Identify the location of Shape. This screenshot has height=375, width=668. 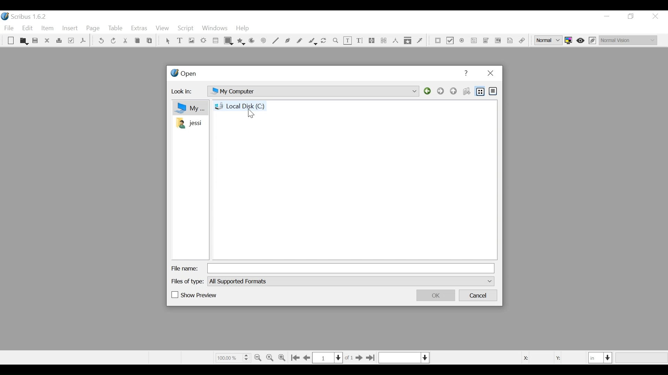
(229, 41).